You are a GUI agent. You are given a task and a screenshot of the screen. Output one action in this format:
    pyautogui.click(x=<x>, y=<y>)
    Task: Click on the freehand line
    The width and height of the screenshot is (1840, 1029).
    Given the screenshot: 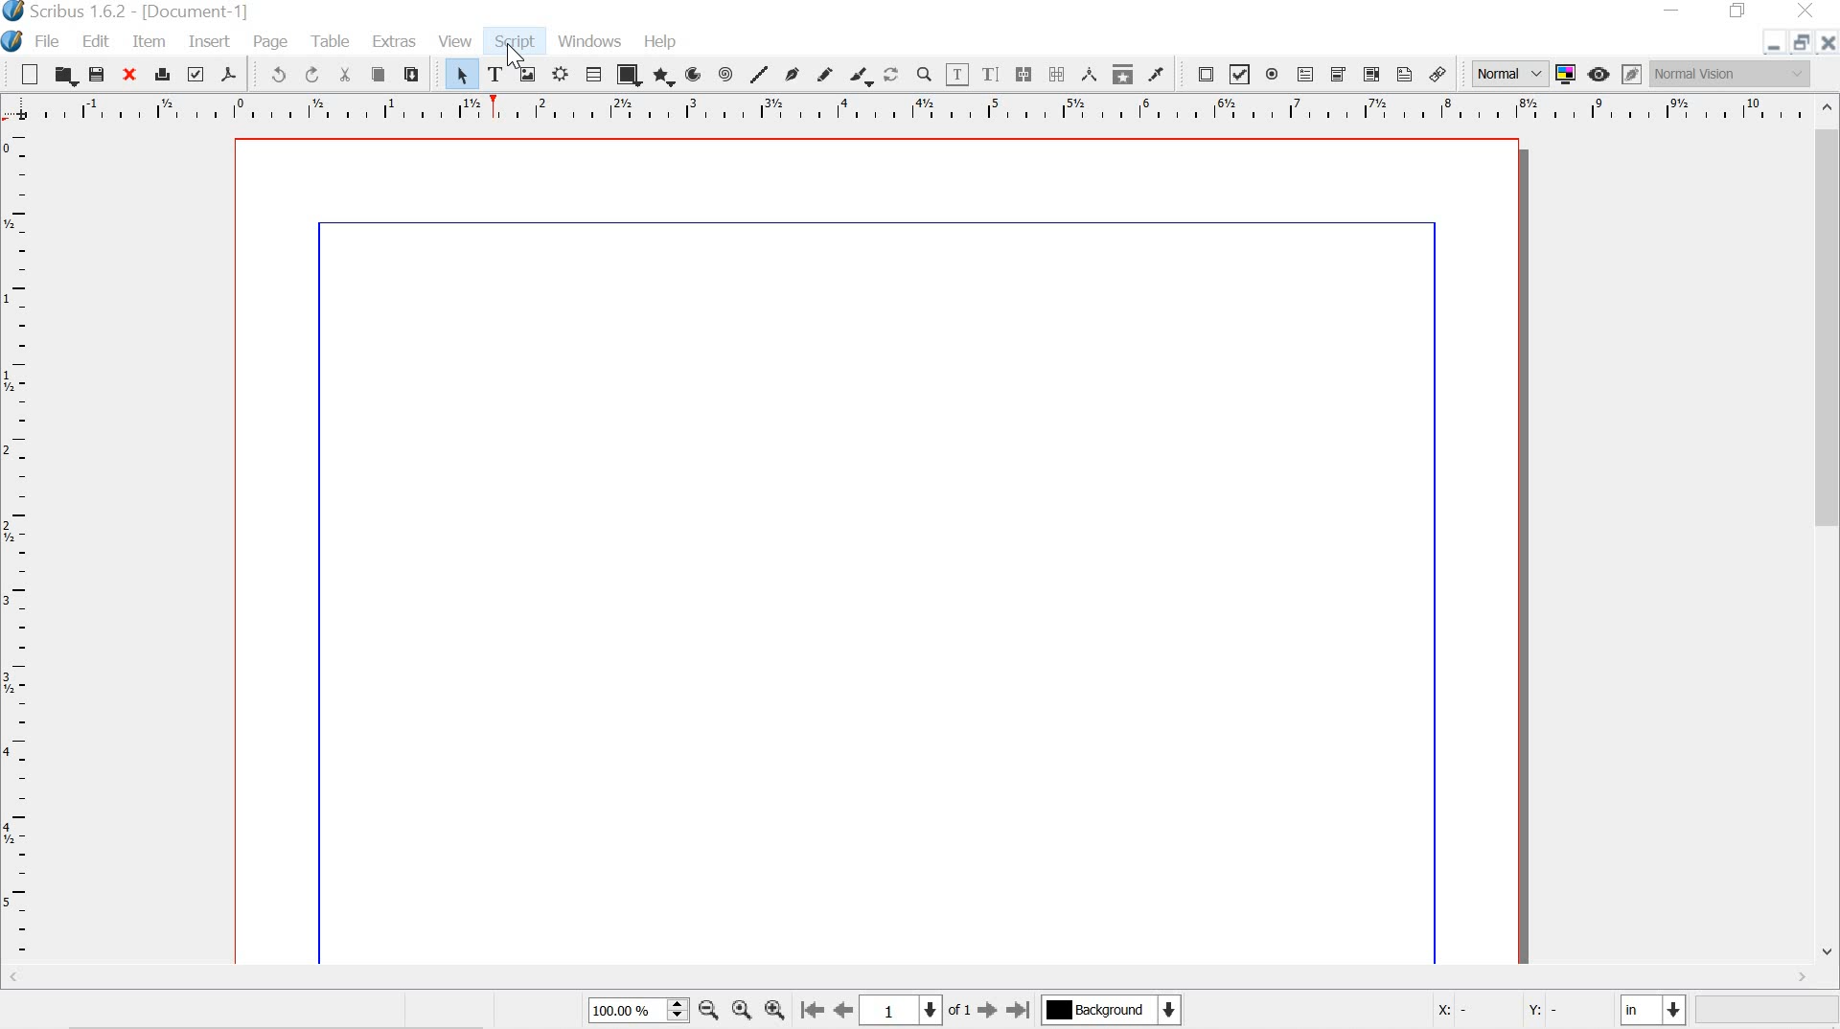 What is the action you would take?
    pyautogui.click(x=823, y=74)
    